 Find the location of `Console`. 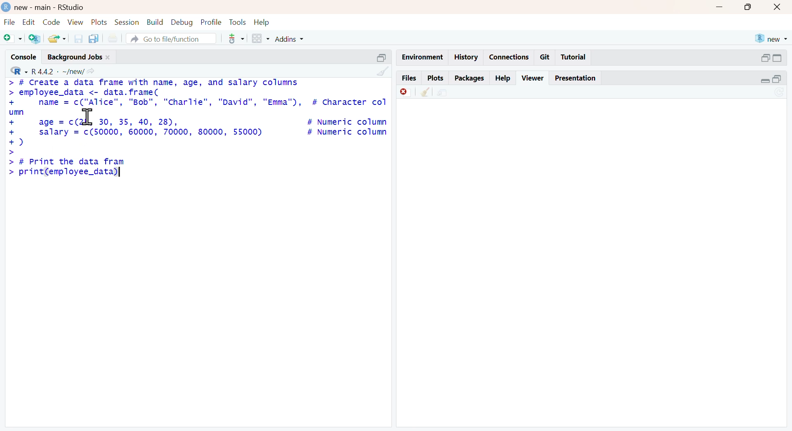

Console is located at coordinates (19, 58).